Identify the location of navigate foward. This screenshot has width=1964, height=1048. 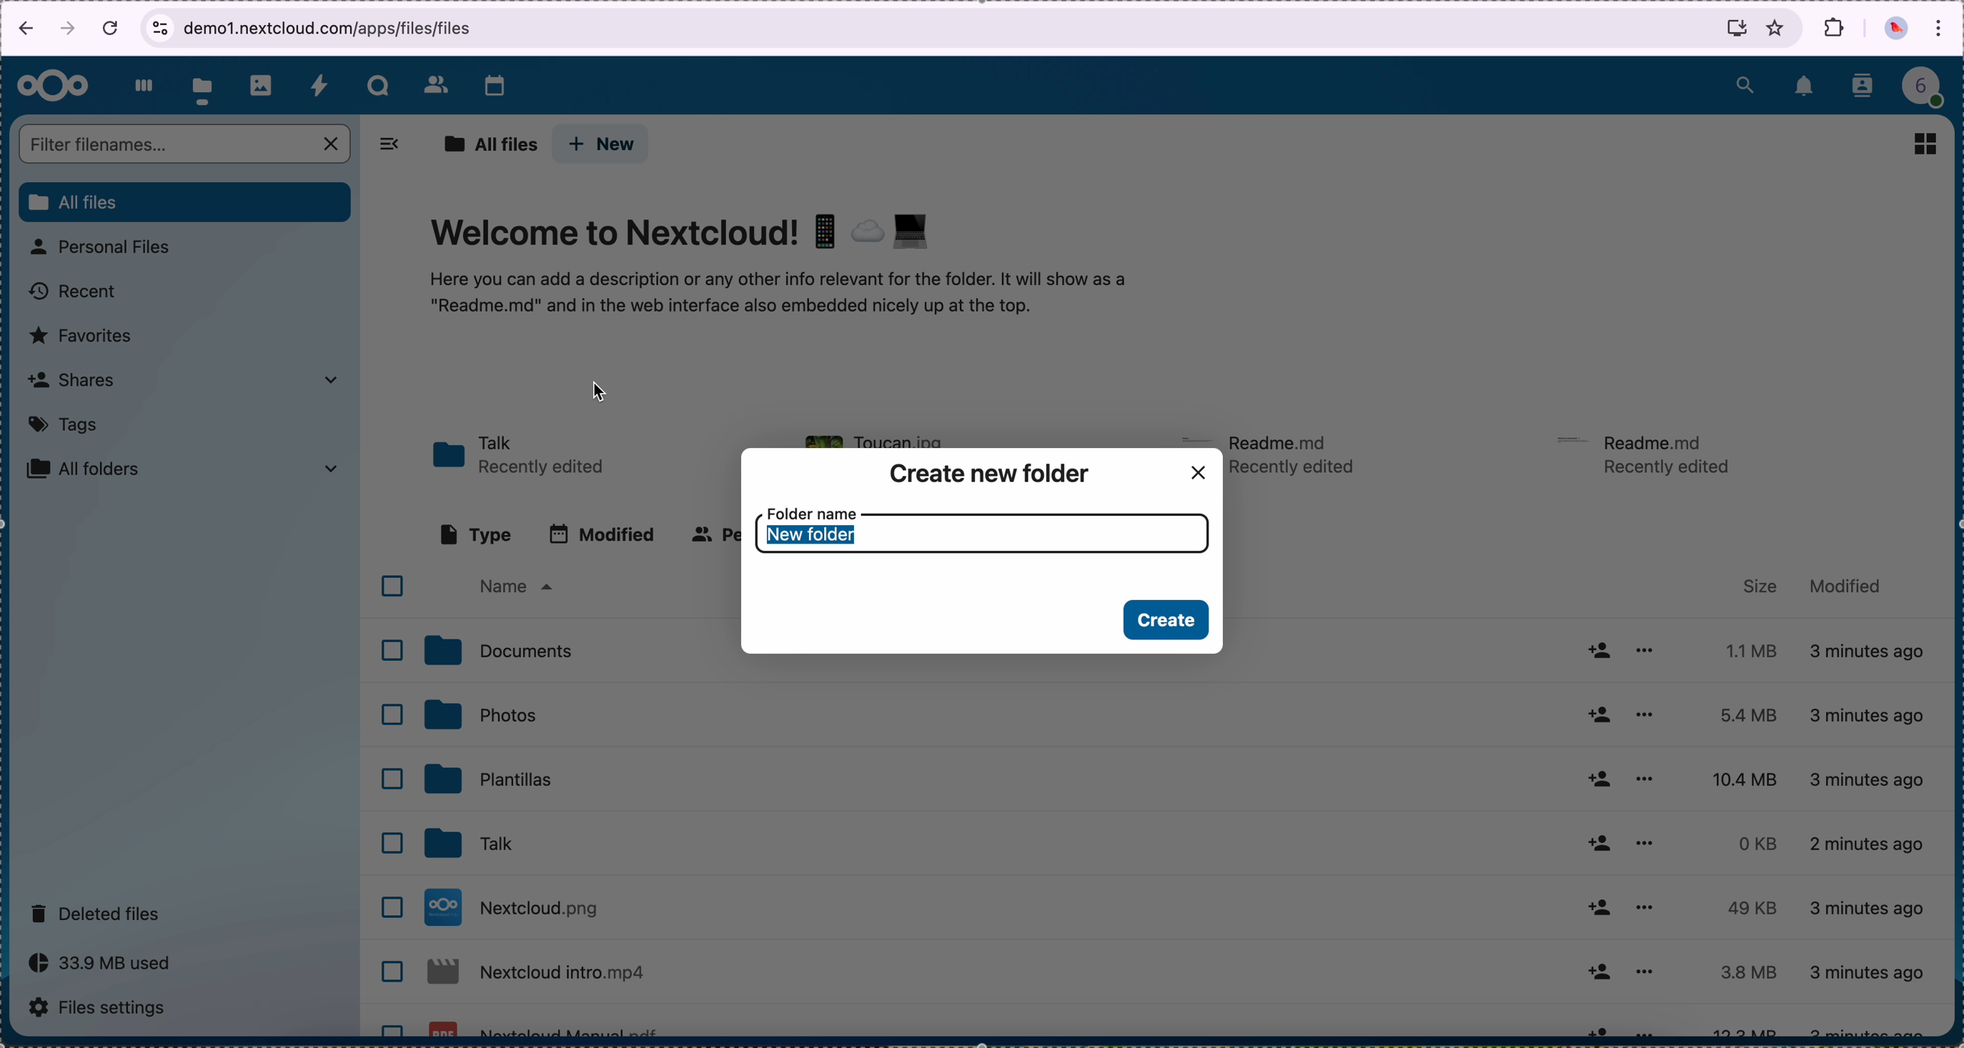
(69, 30).